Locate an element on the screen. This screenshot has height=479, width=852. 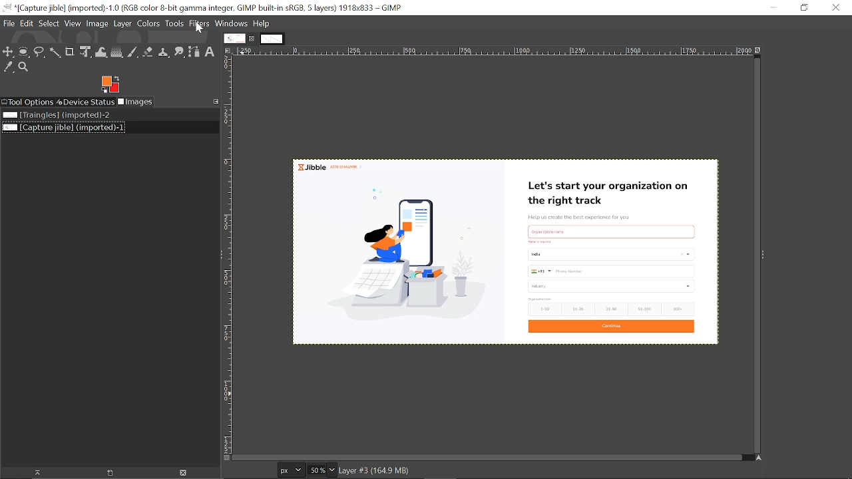
Color picker tool is located at coordinates (9, 68).